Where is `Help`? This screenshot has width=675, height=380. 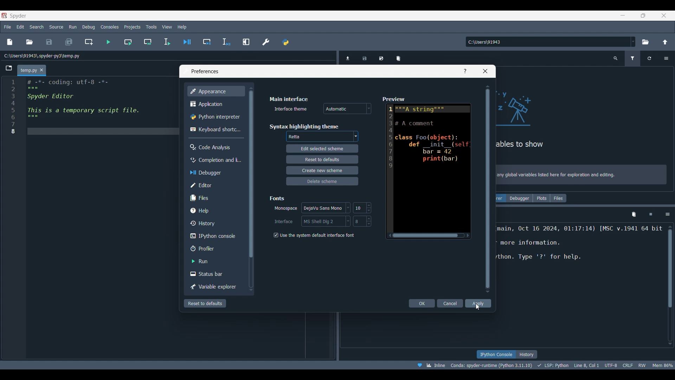
Help is located at coordinates (465, 71).